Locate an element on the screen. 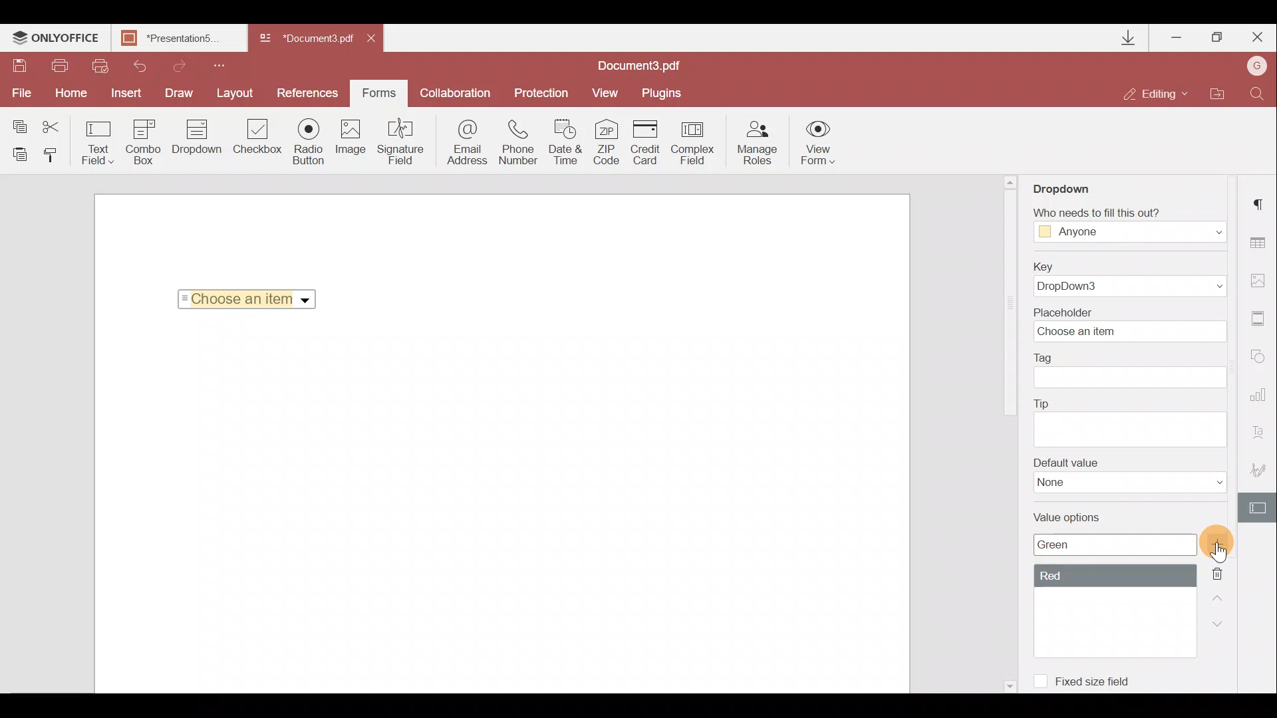 The width and height of the screenshot is (1277, 718). Plugins is located at coordinates (663, 94).